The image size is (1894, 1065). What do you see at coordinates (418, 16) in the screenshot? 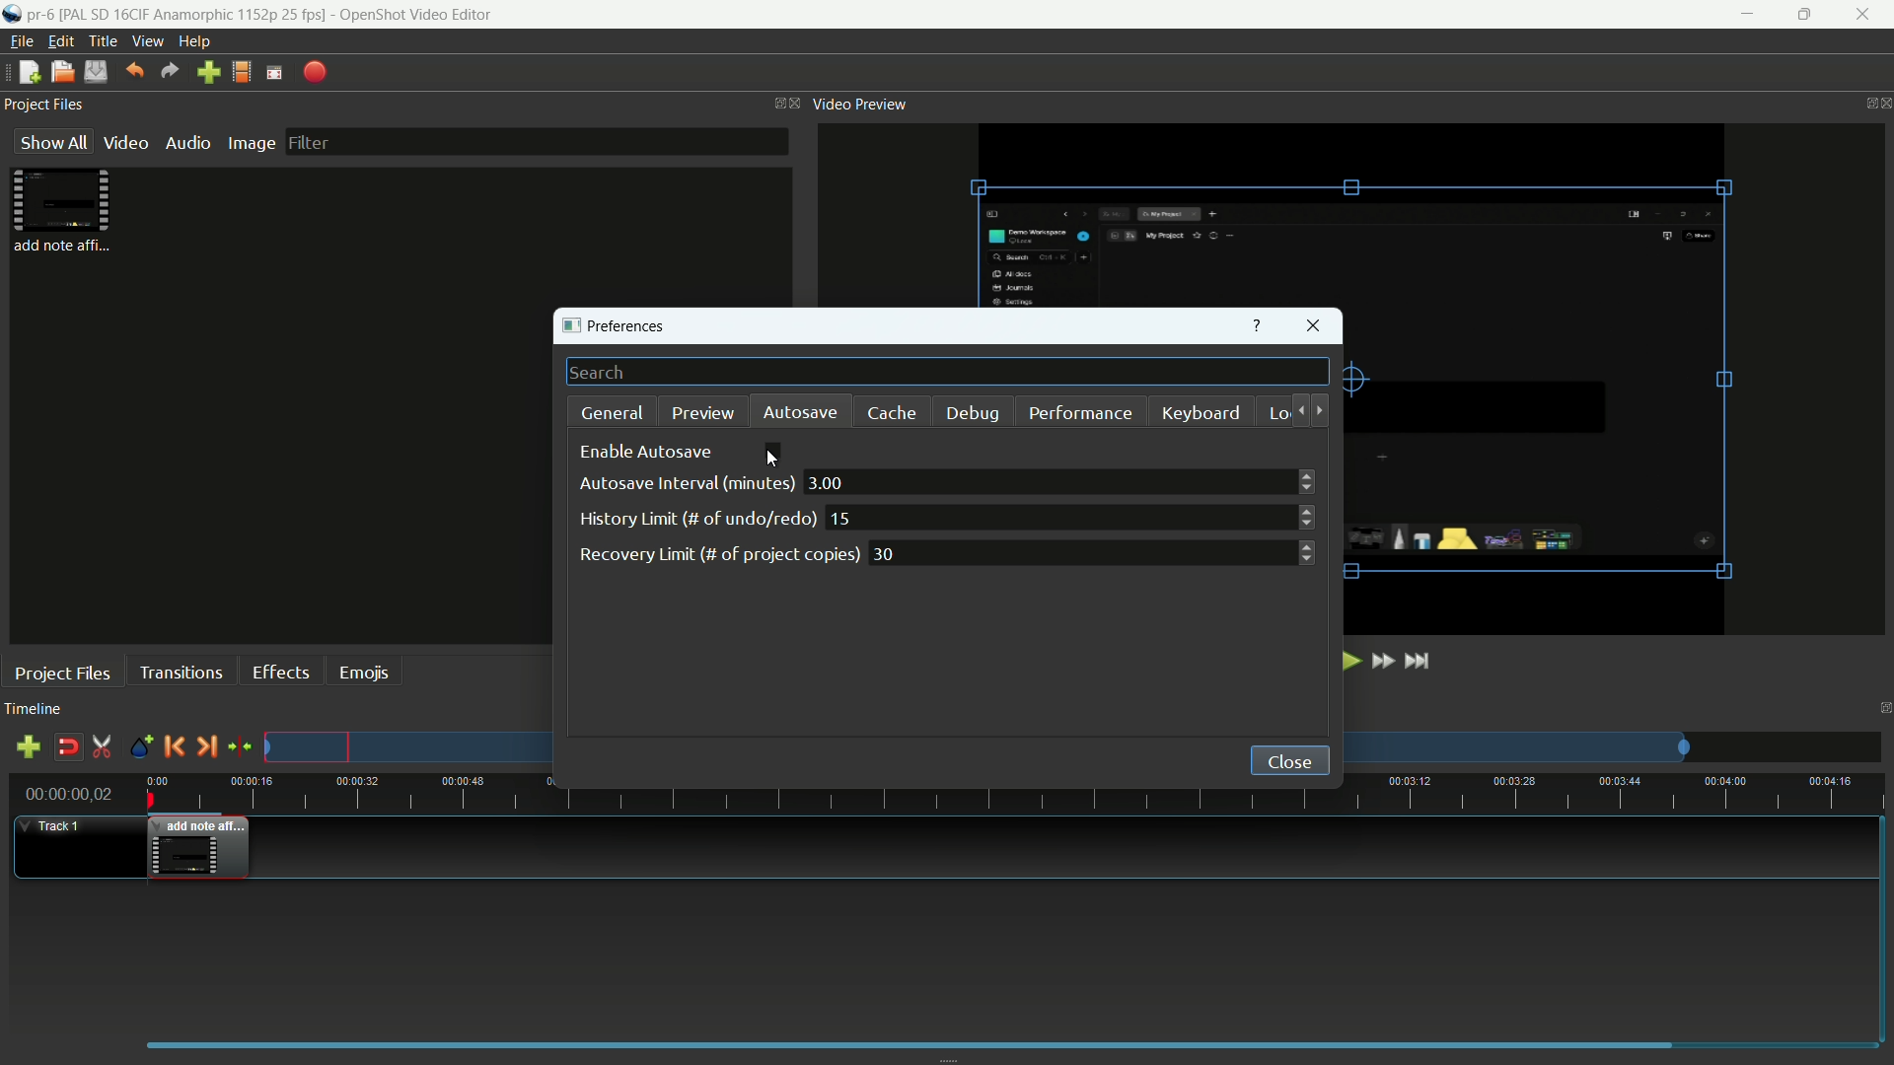
I see `app name` at bounding box center [418, 16].